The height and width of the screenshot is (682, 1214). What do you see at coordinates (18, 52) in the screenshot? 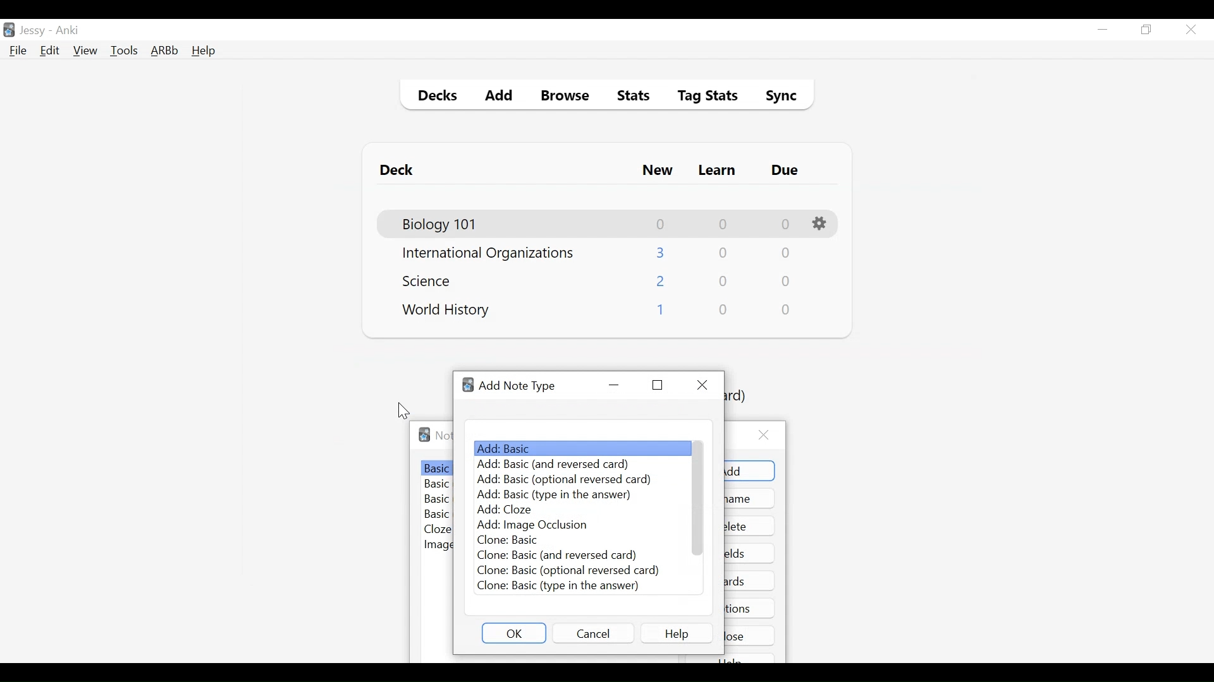
I see `File` at bounding box center [18, 52].